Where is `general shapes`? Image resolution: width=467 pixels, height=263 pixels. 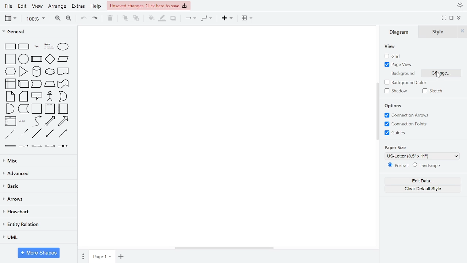 general shapes is located at coordinates (50, 108).